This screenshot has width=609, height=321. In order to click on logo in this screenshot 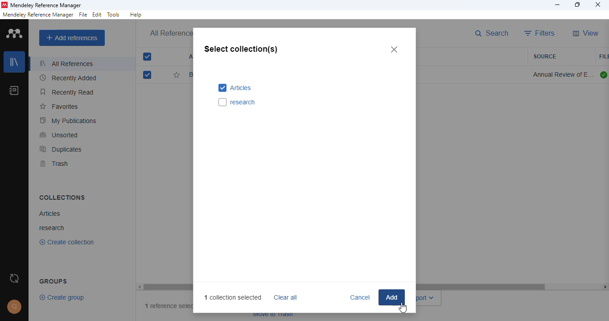, I will do `click(15, 33)`.